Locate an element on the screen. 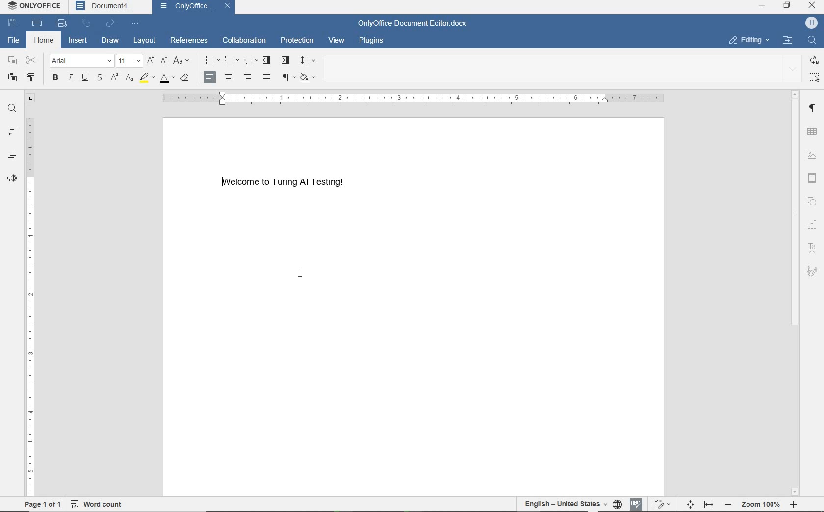 The image size is (824, 512). Paragraph settings is located at coordinates (813, 108).